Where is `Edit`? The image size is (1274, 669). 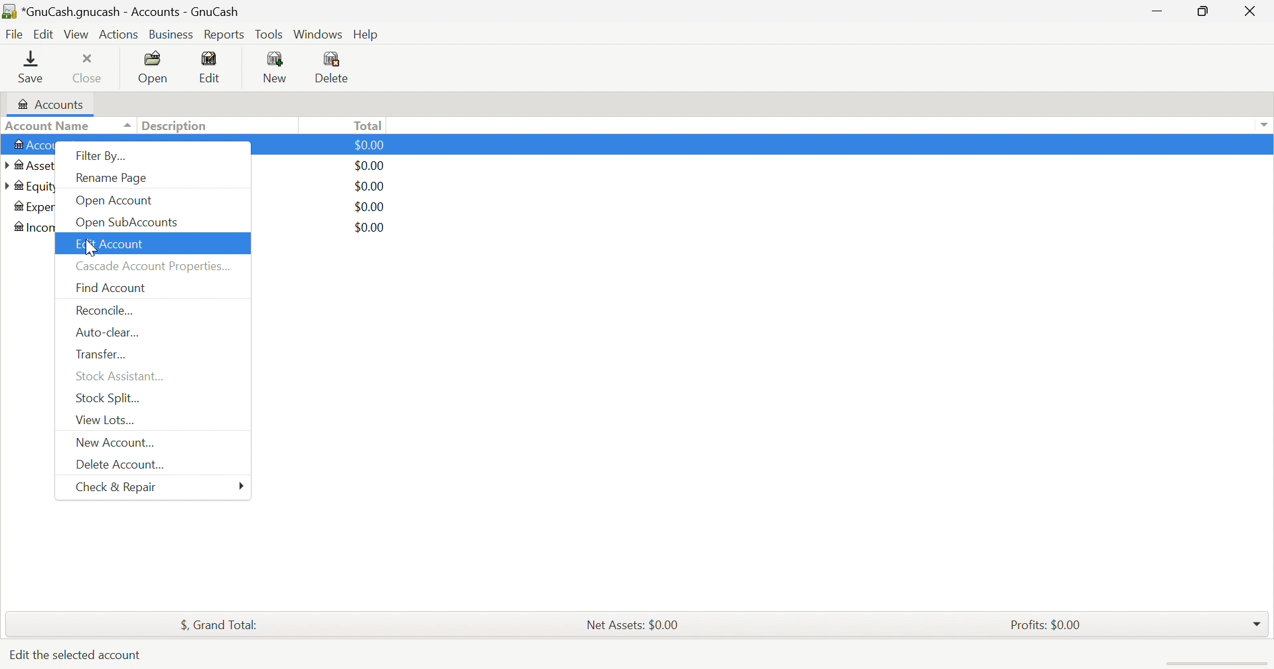 Edit is located at coordinates (214, 67).